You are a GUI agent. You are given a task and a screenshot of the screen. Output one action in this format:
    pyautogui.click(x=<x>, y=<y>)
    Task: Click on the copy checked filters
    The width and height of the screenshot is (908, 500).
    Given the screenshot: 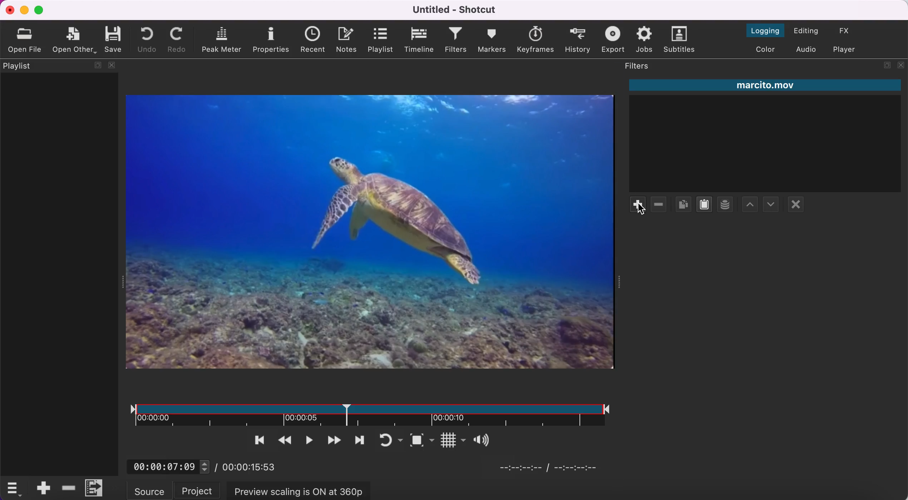 What is the action you would take?
    pyautogui.click(x=683, y=206)
    